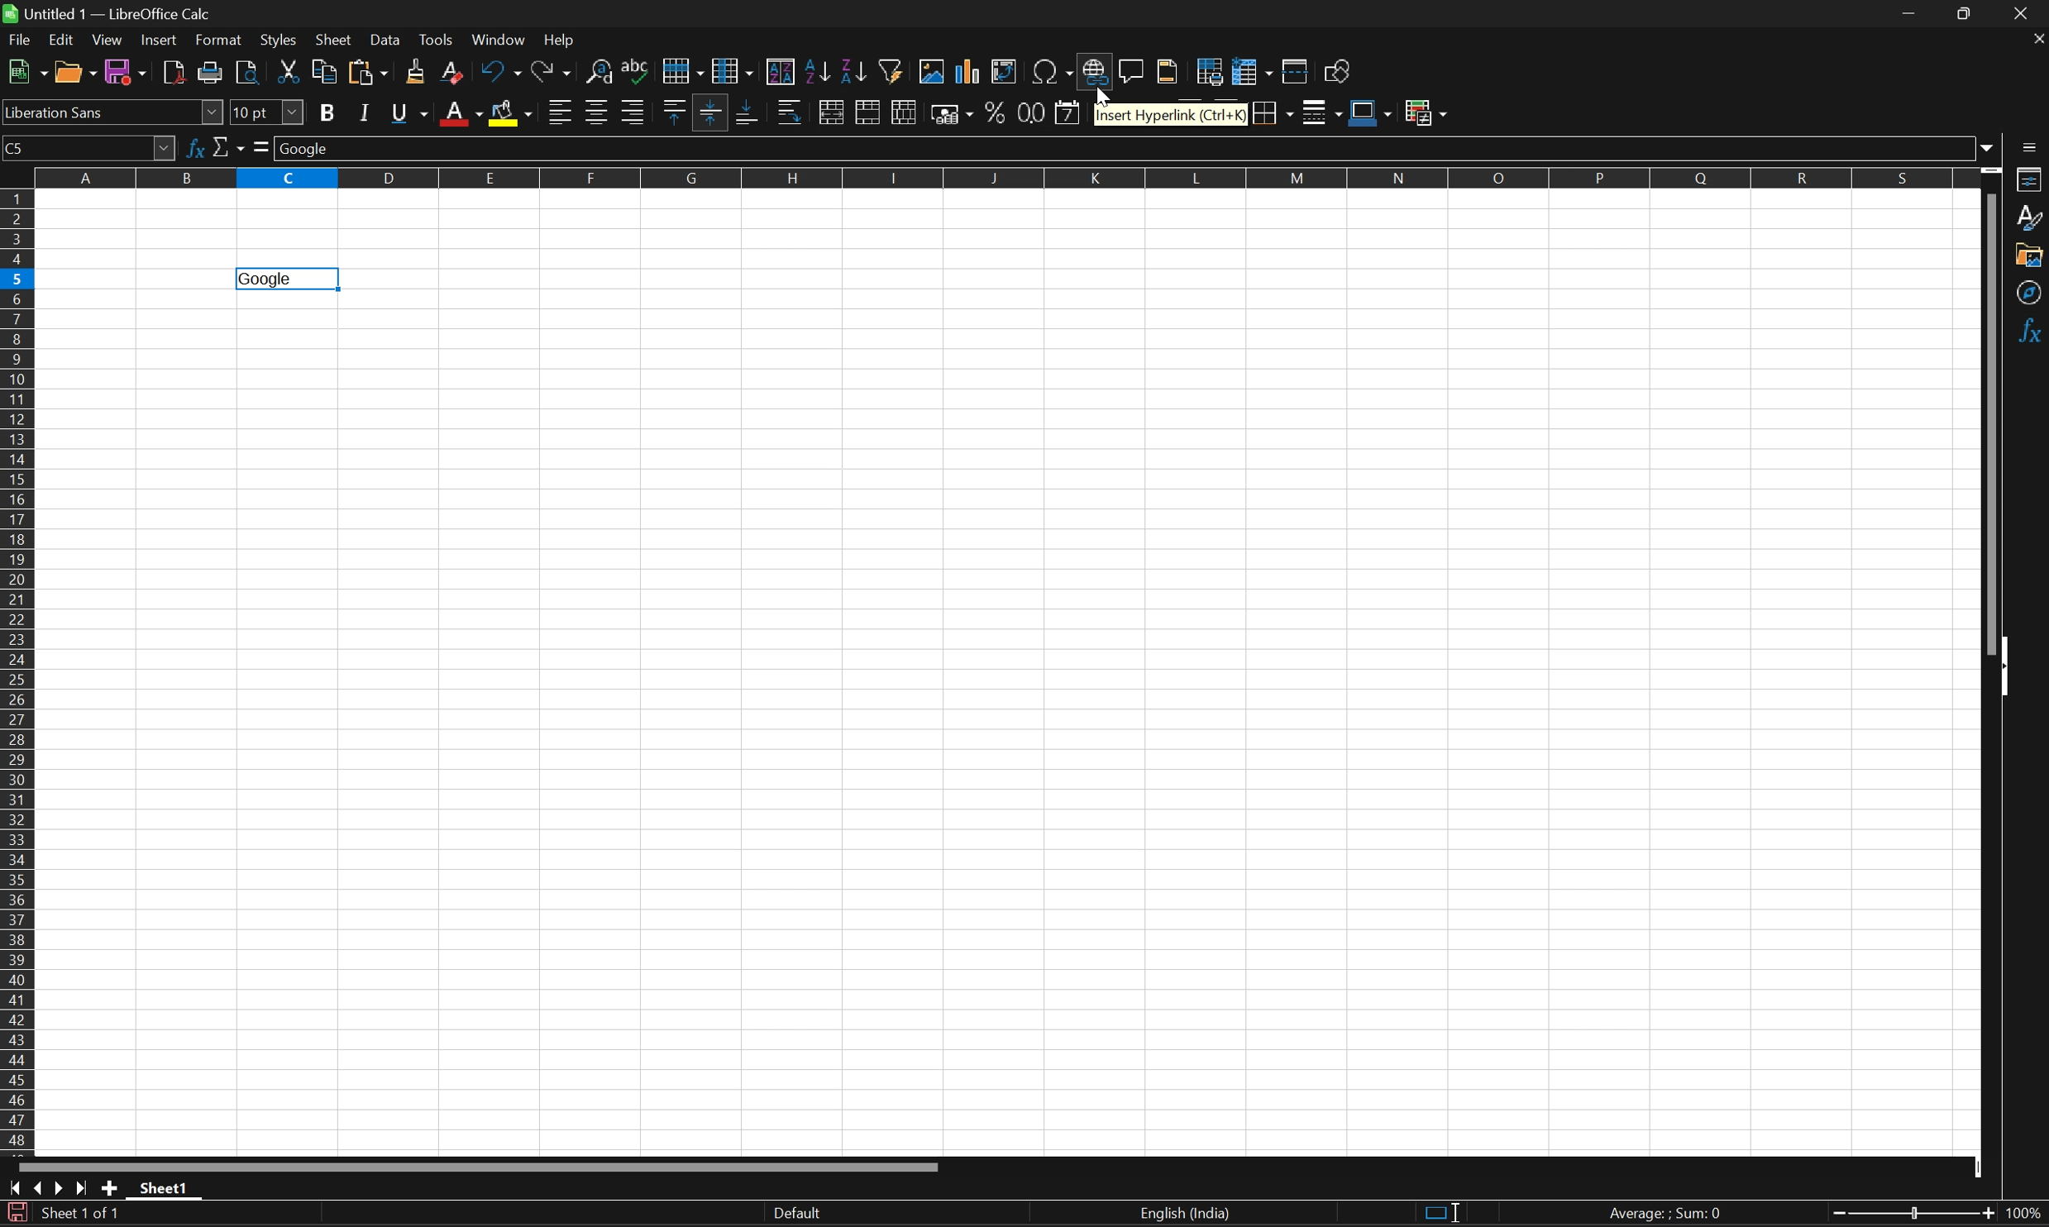 Image resolution: width=2049 pixels, height=1227 pixels. What do you see at coordinates (559, 113) in the screenshot?
I see `Align left` at bounding box center [559, 113].